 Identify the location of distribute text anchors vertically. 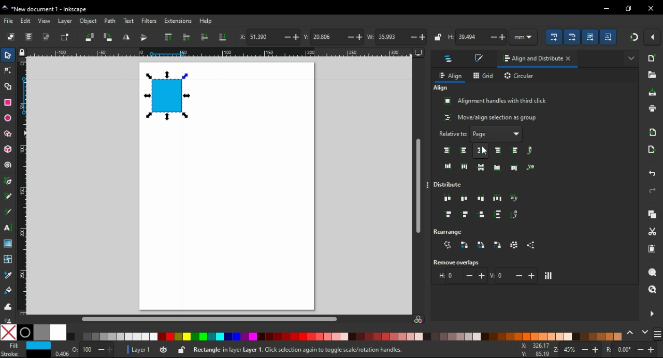
(517, 215).